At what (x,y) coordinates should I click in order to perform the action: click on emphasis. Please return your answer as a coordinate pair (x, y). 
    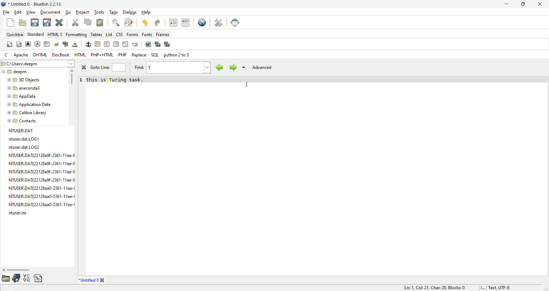
    Looking at the image, I should click on (38, 44).